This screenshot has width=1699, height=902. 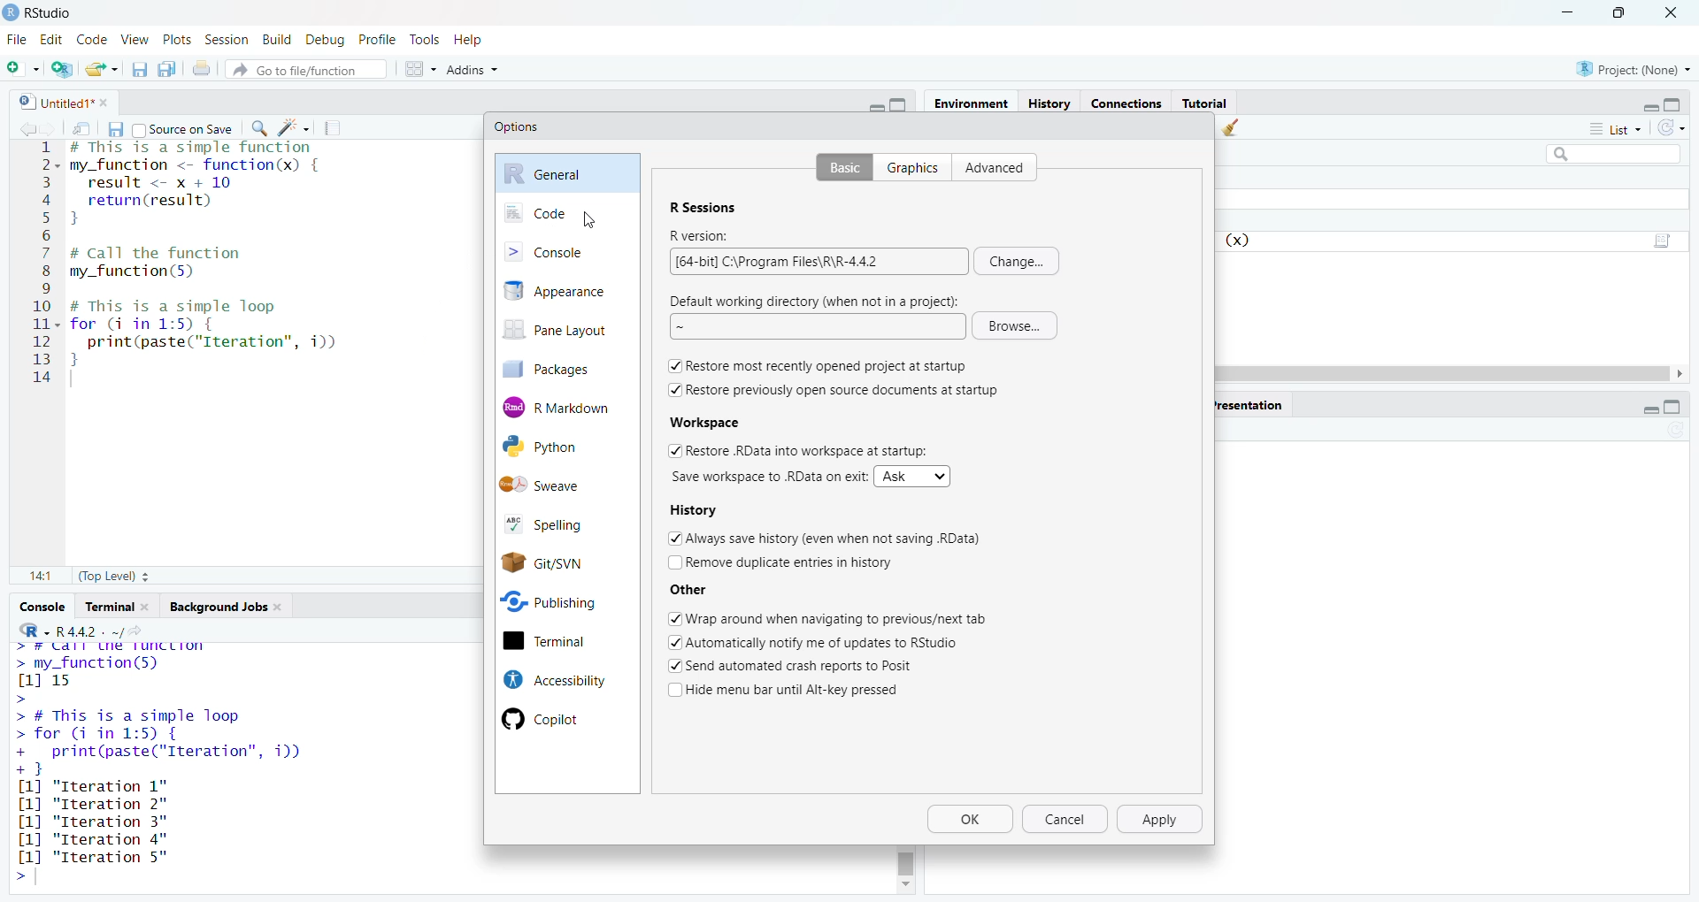 I want to click on minimize, so click(x=1645, y=103).